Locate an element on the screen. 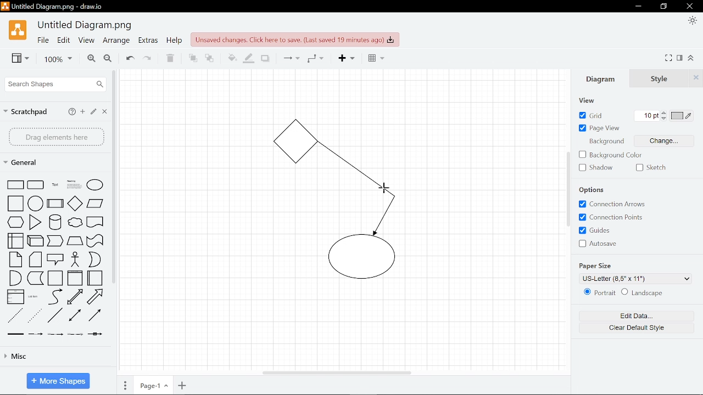 The image size is (703, 395). vertical scroll bar is located at coordinates (567, 188).